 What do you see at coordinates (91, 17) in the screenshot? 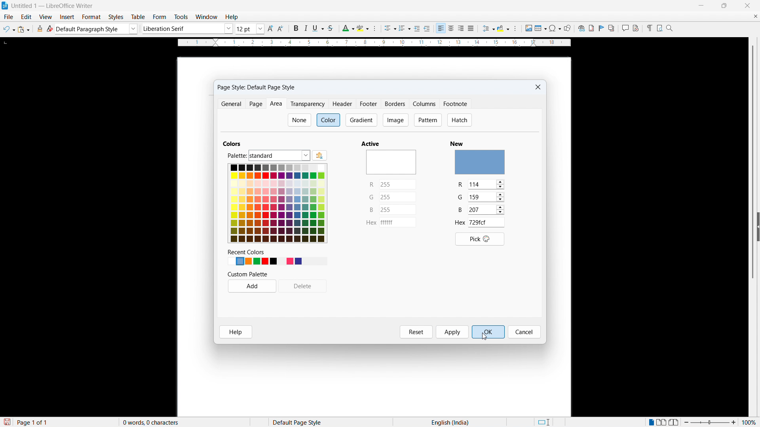
I see `Format ` at bounding box center [91, 17].